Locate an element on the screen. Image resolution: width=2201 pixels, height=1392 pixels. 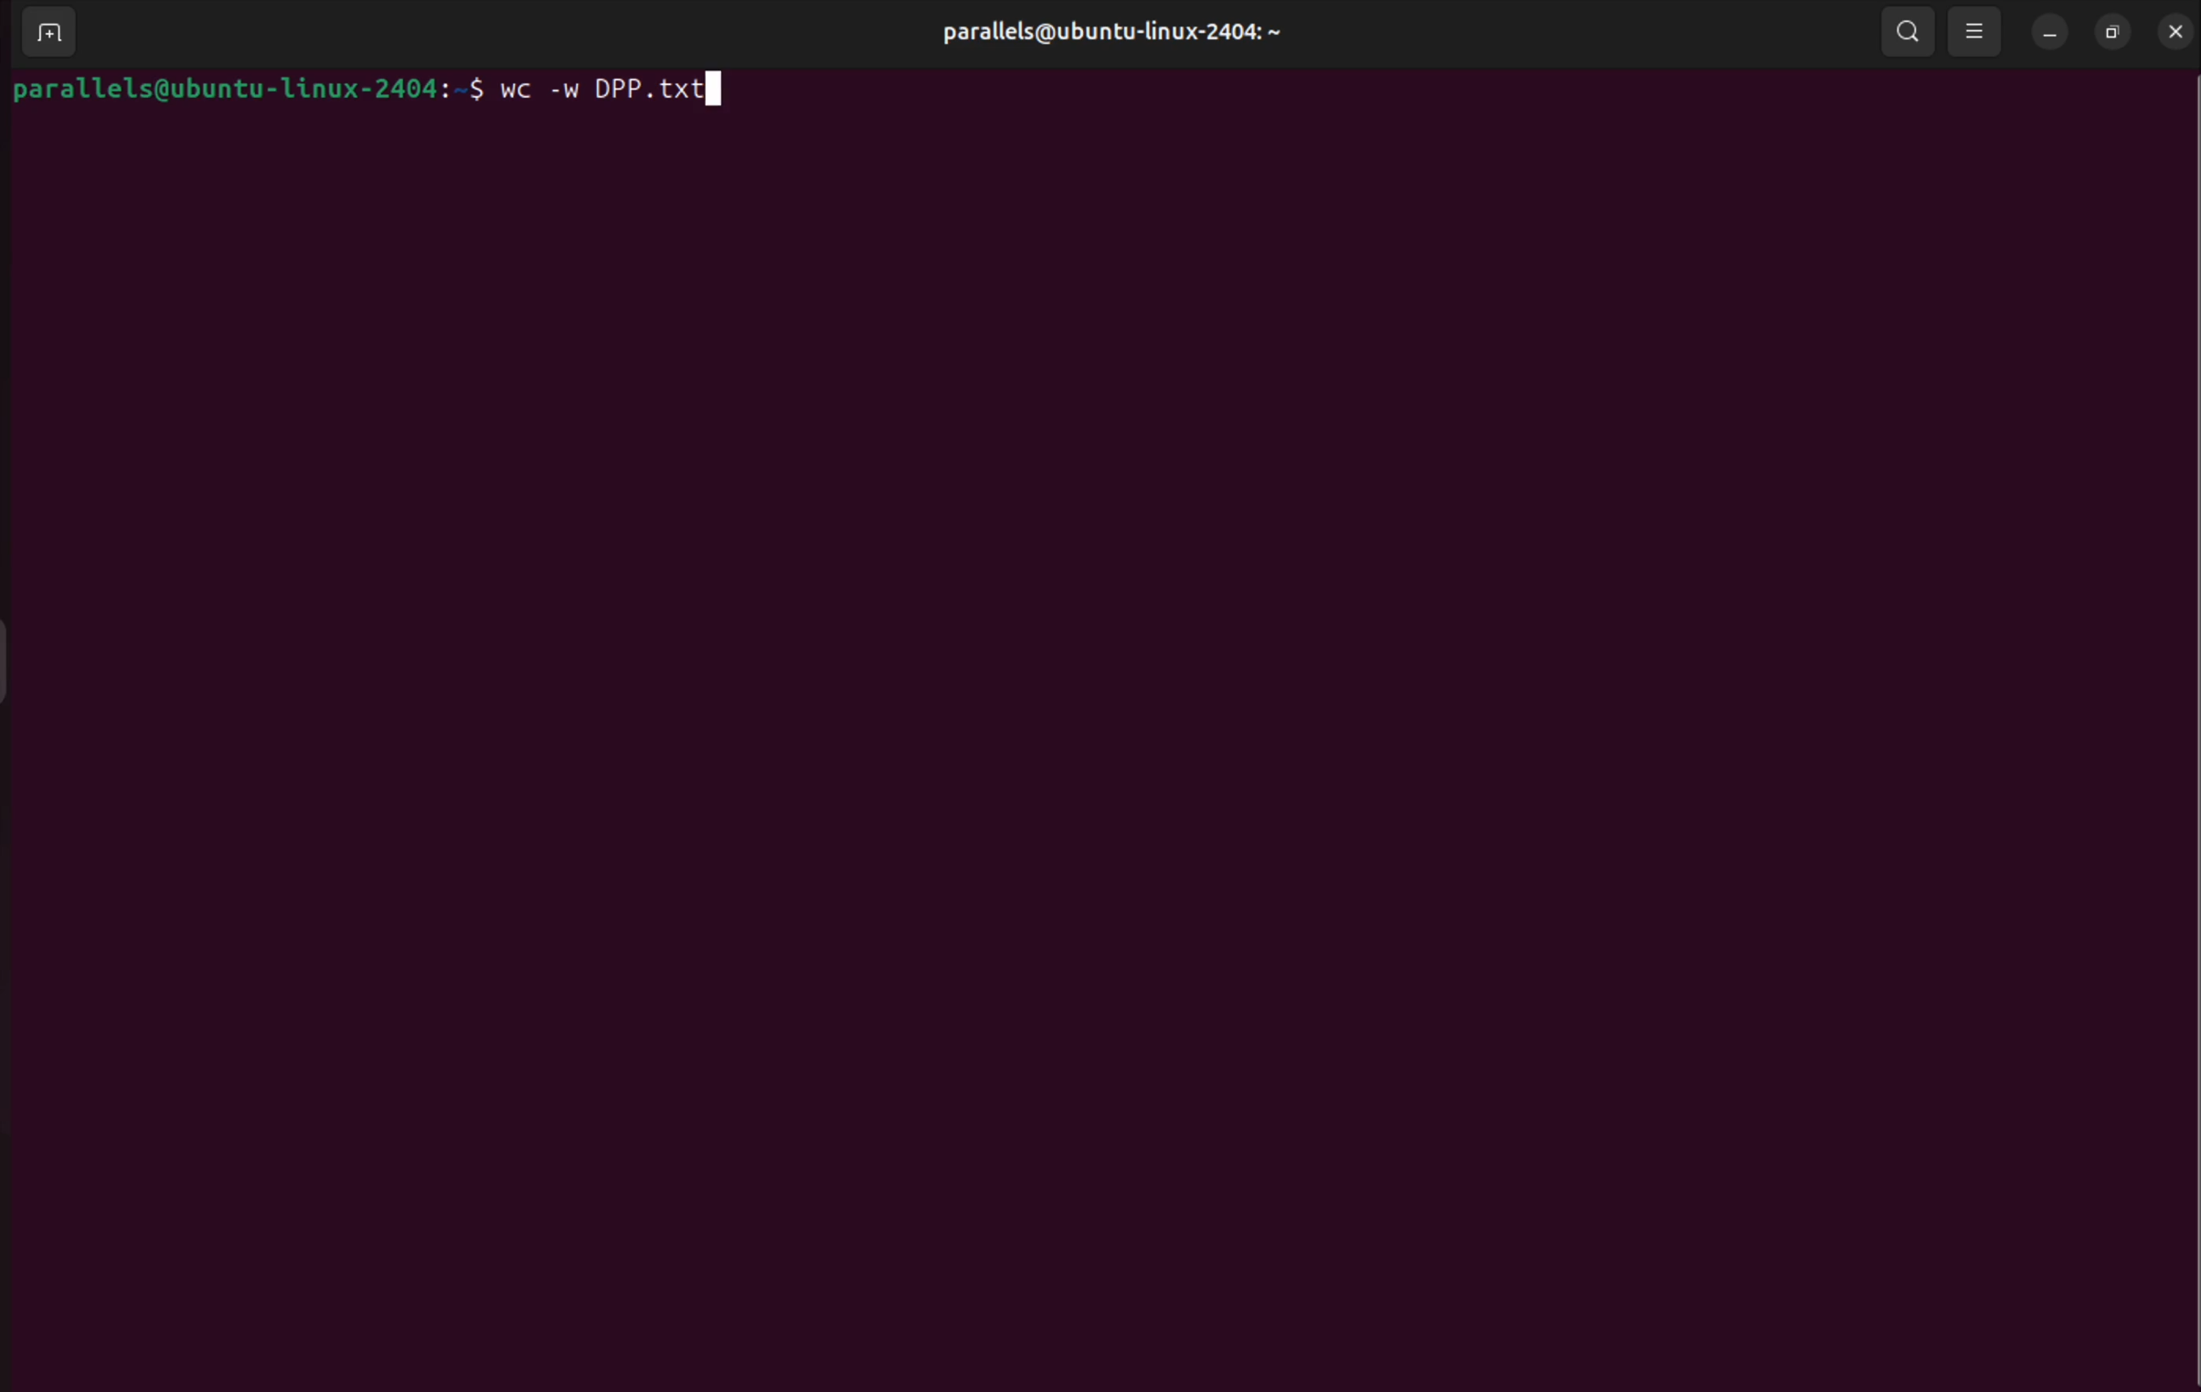
close is located at coordinates (2178, 30).